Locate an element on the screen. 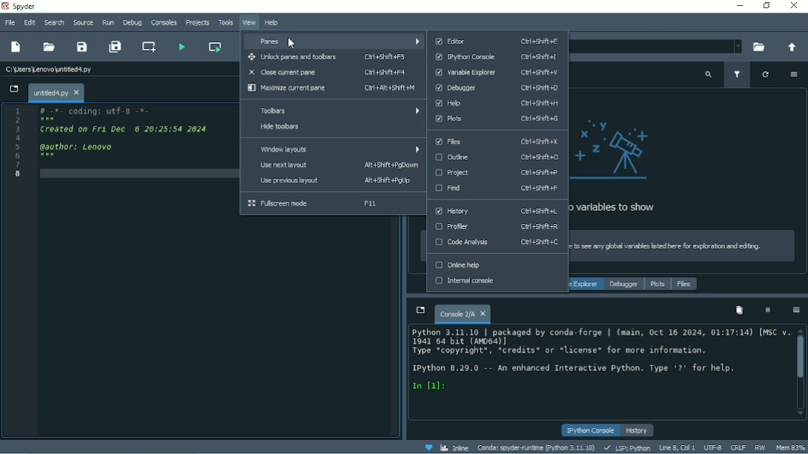 This screenshot has height=454, width=808. Run is located at coordinates (109, 22).